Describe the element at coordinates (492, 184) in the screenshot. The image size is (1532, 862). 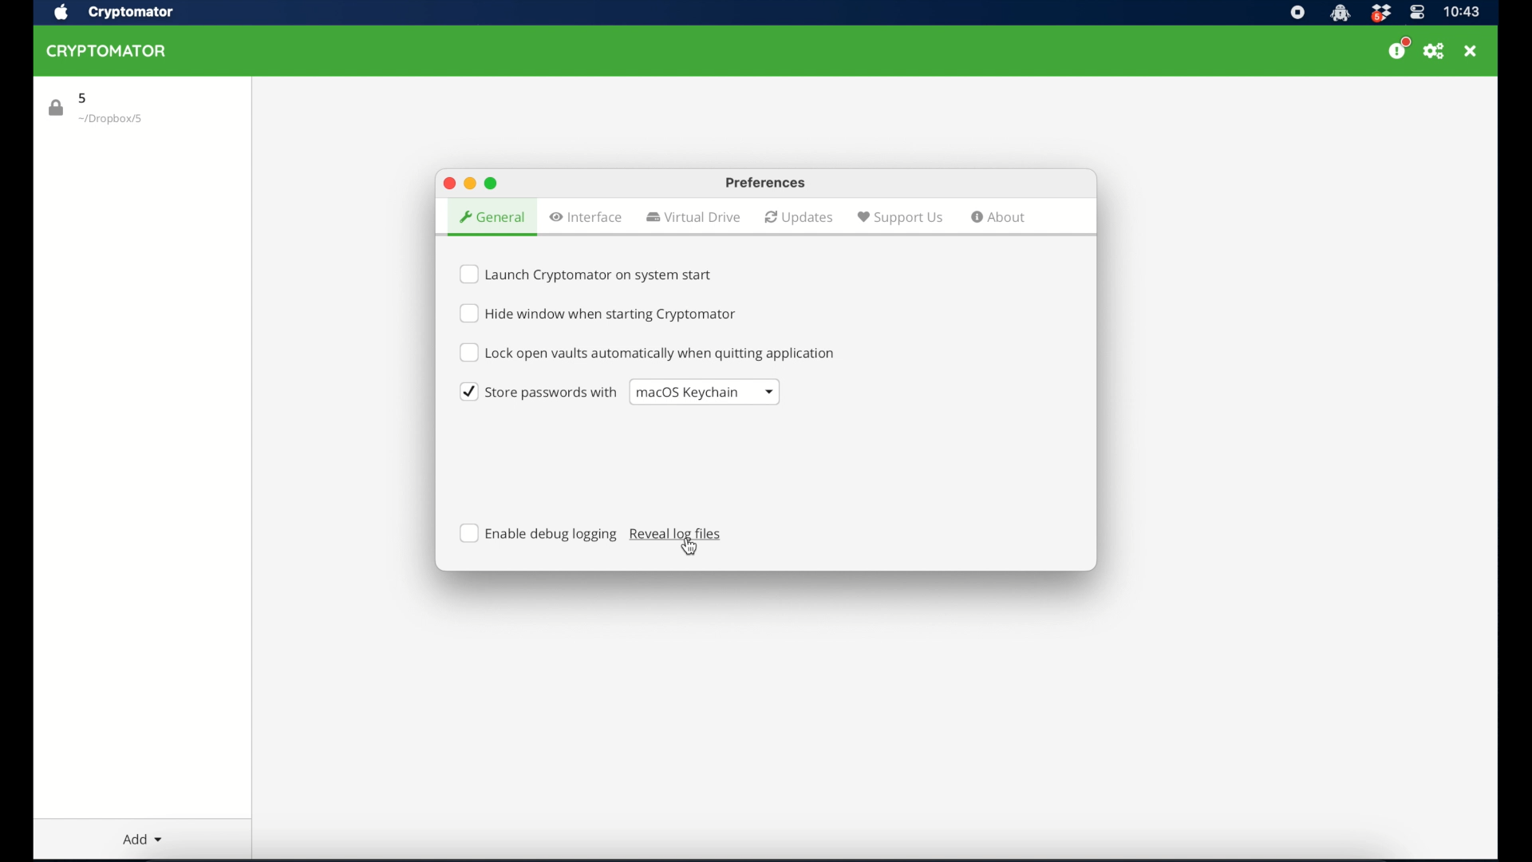
I see `maximize` at that location.